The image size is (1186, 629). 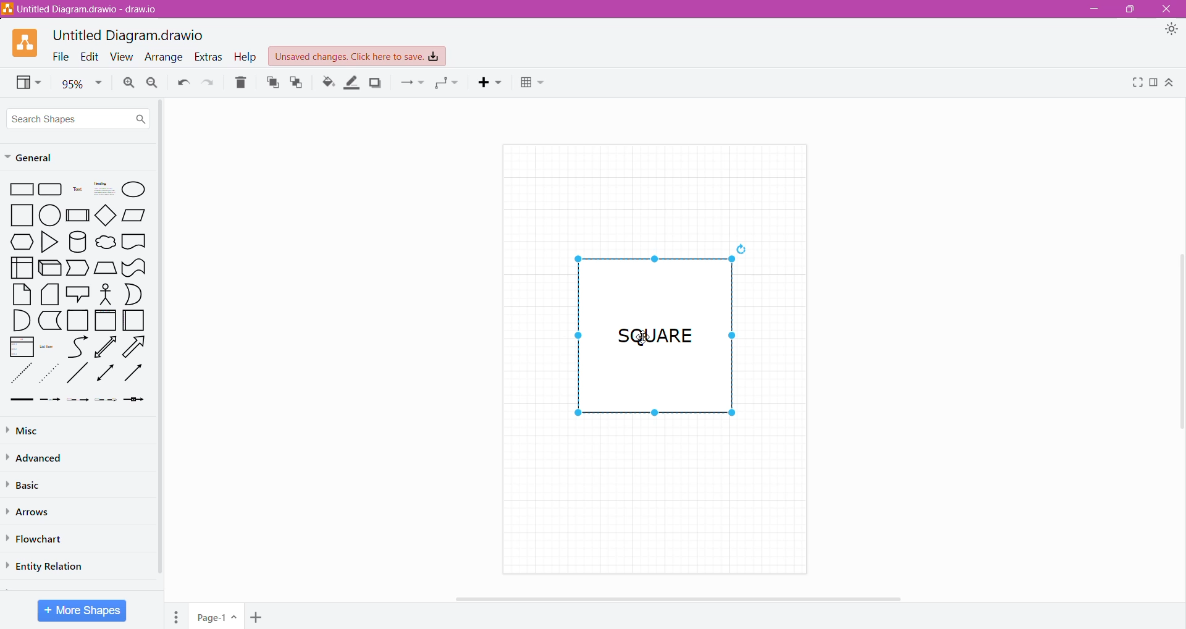 What do you see at coordinates (135, 190) in the screenshot?
I see `Ellipse` at bounding box center [135, 190].